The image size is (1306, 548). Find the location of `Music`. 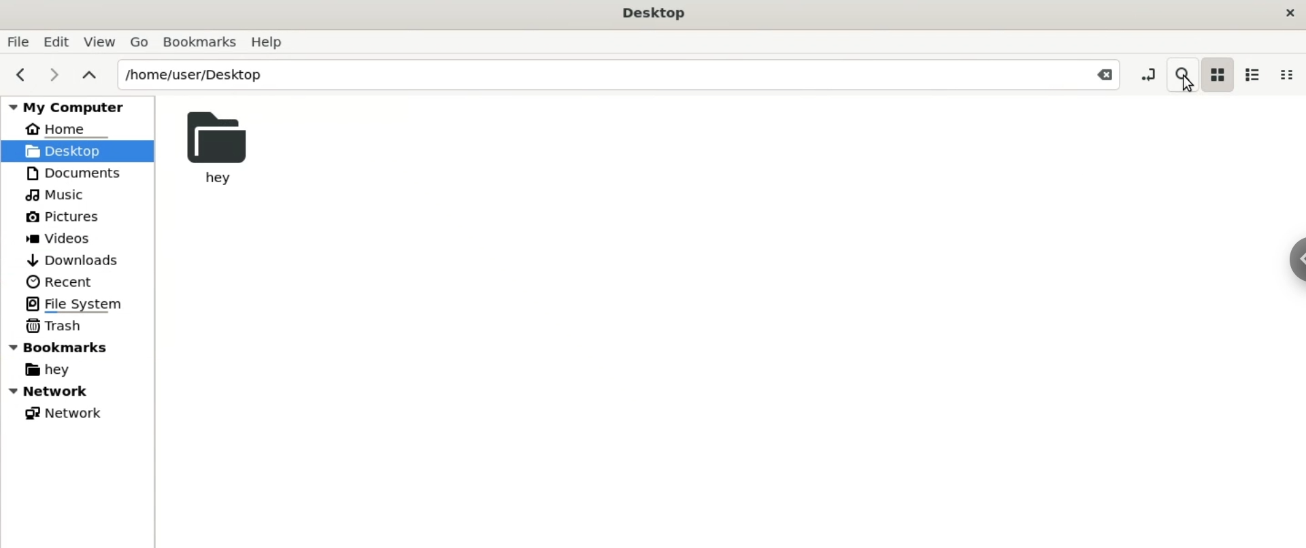

Music is located at coordinates (57, 194).